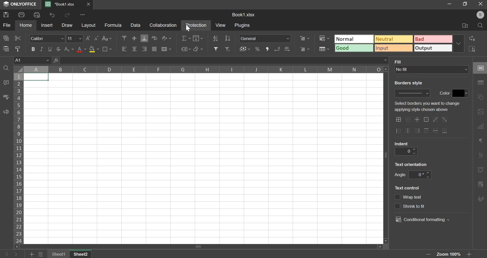  What do you see at coordinates (5, 83) in the screenshot?
I see `comment` at bounding box center [5, 83].